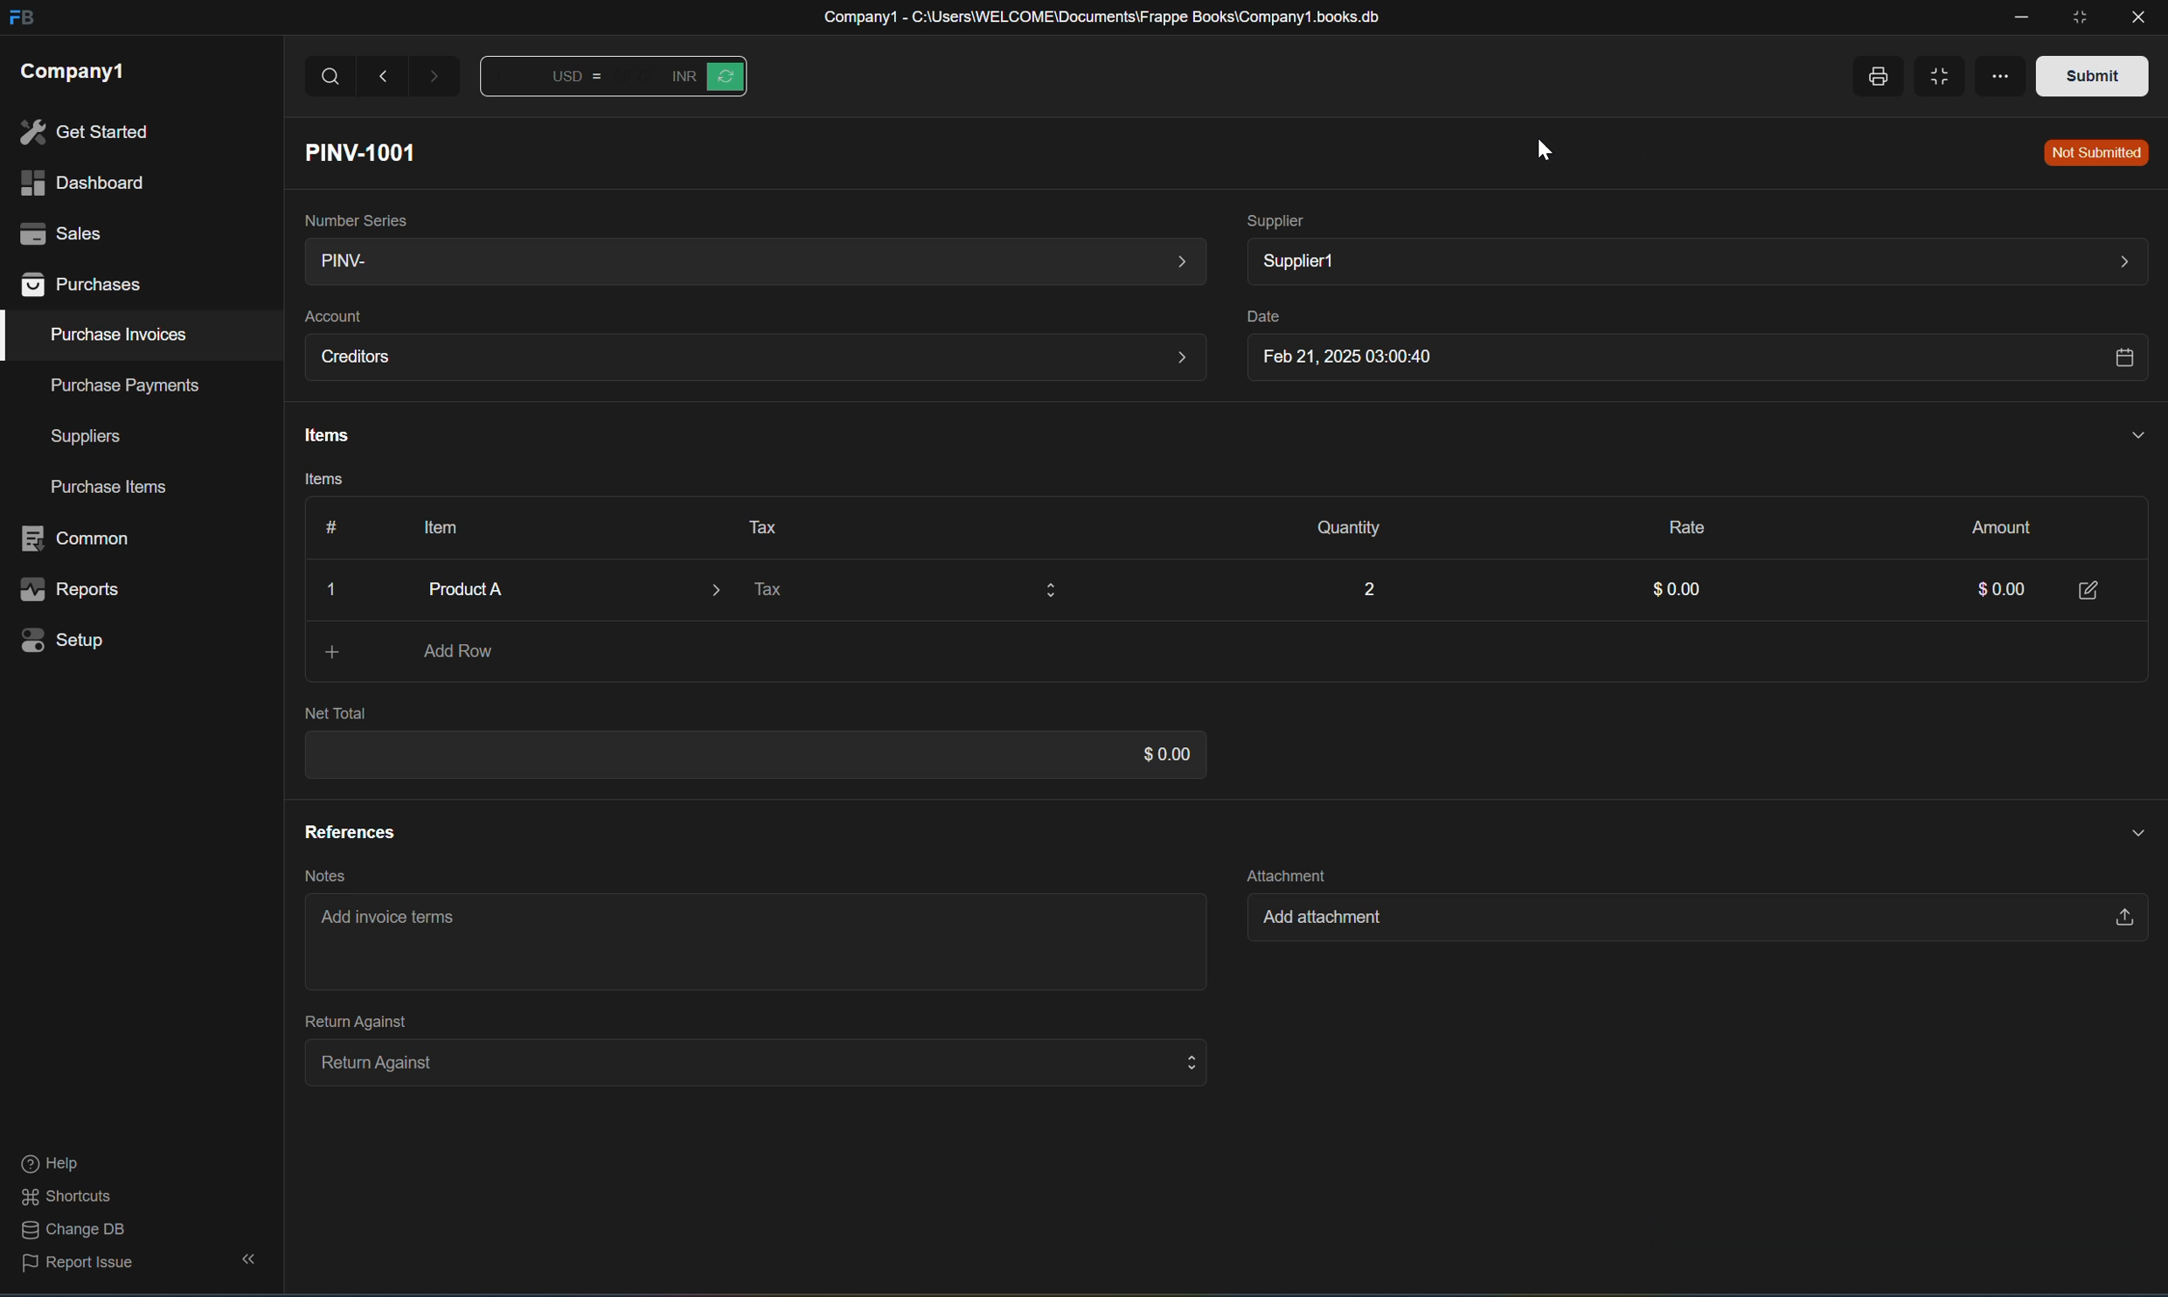 The image size is (2168, 1297). What do you see at coordinates (395, 923) in the screenshot?
I see `Add invoice terms` at bounding box center [395, 923].